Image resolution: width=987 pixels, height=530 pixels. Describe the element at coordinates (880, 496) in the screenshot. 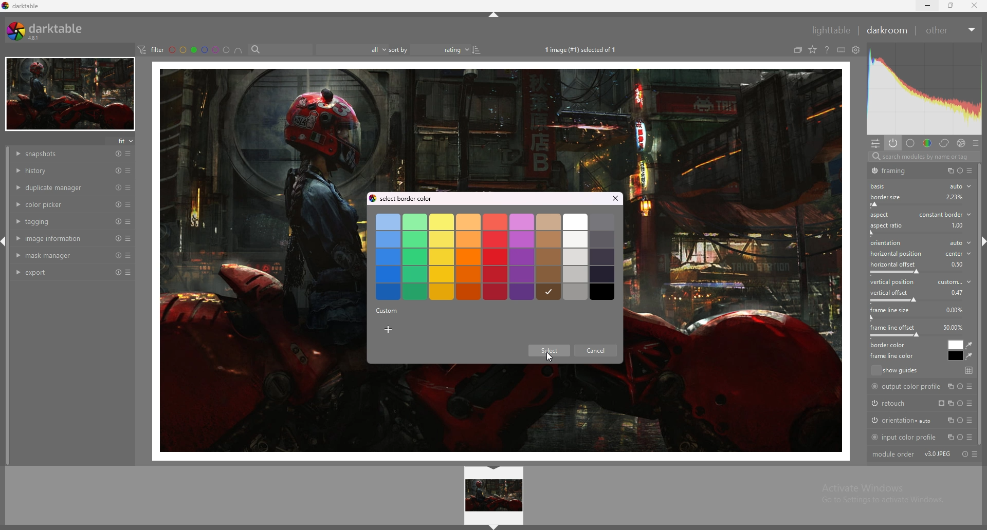

I see `Activate Windows
Go to Settings to activate Windows` at that location.